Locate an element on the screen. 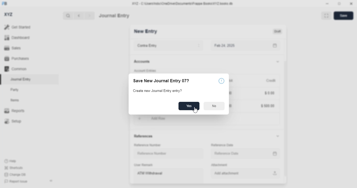  cursor is located at coordinates (195, 110).